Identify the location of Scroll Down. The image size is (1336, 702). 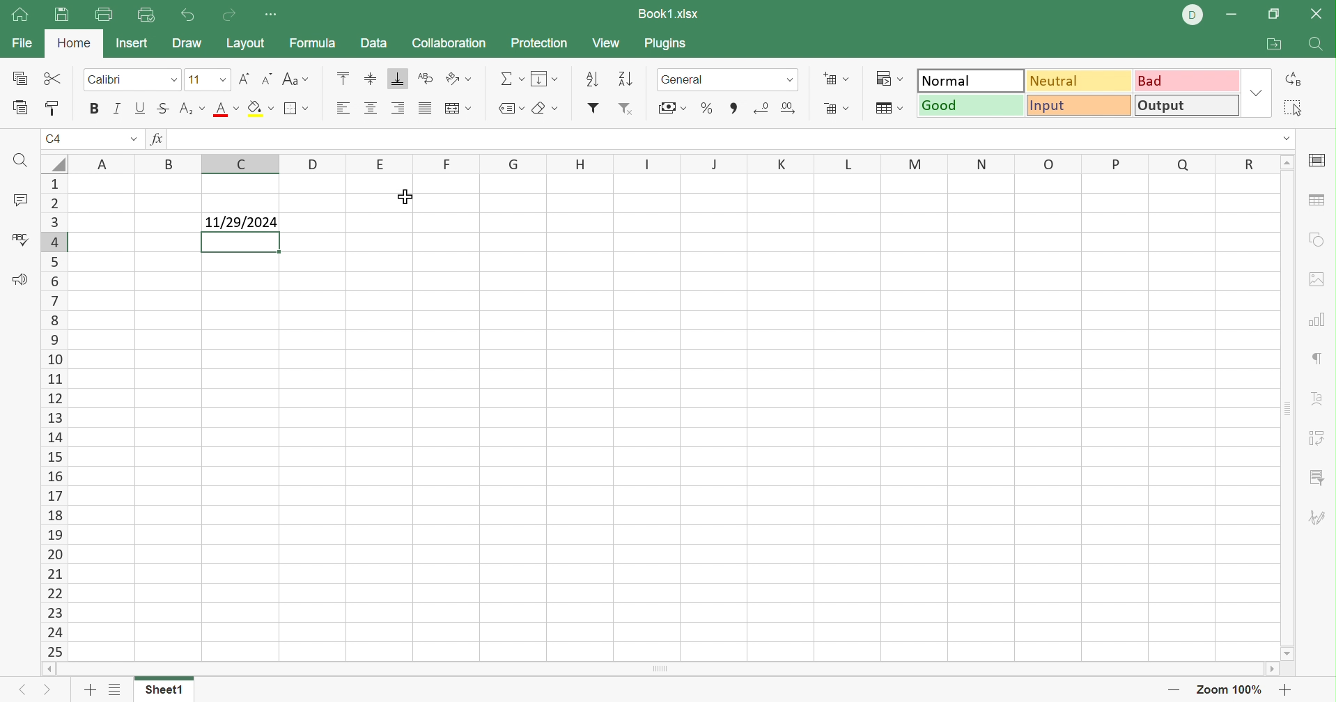
(1288, 655).